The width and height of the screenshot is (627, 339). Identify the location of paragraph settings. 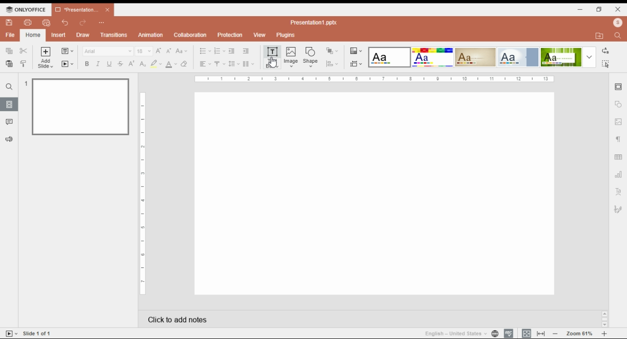
(618, 140).